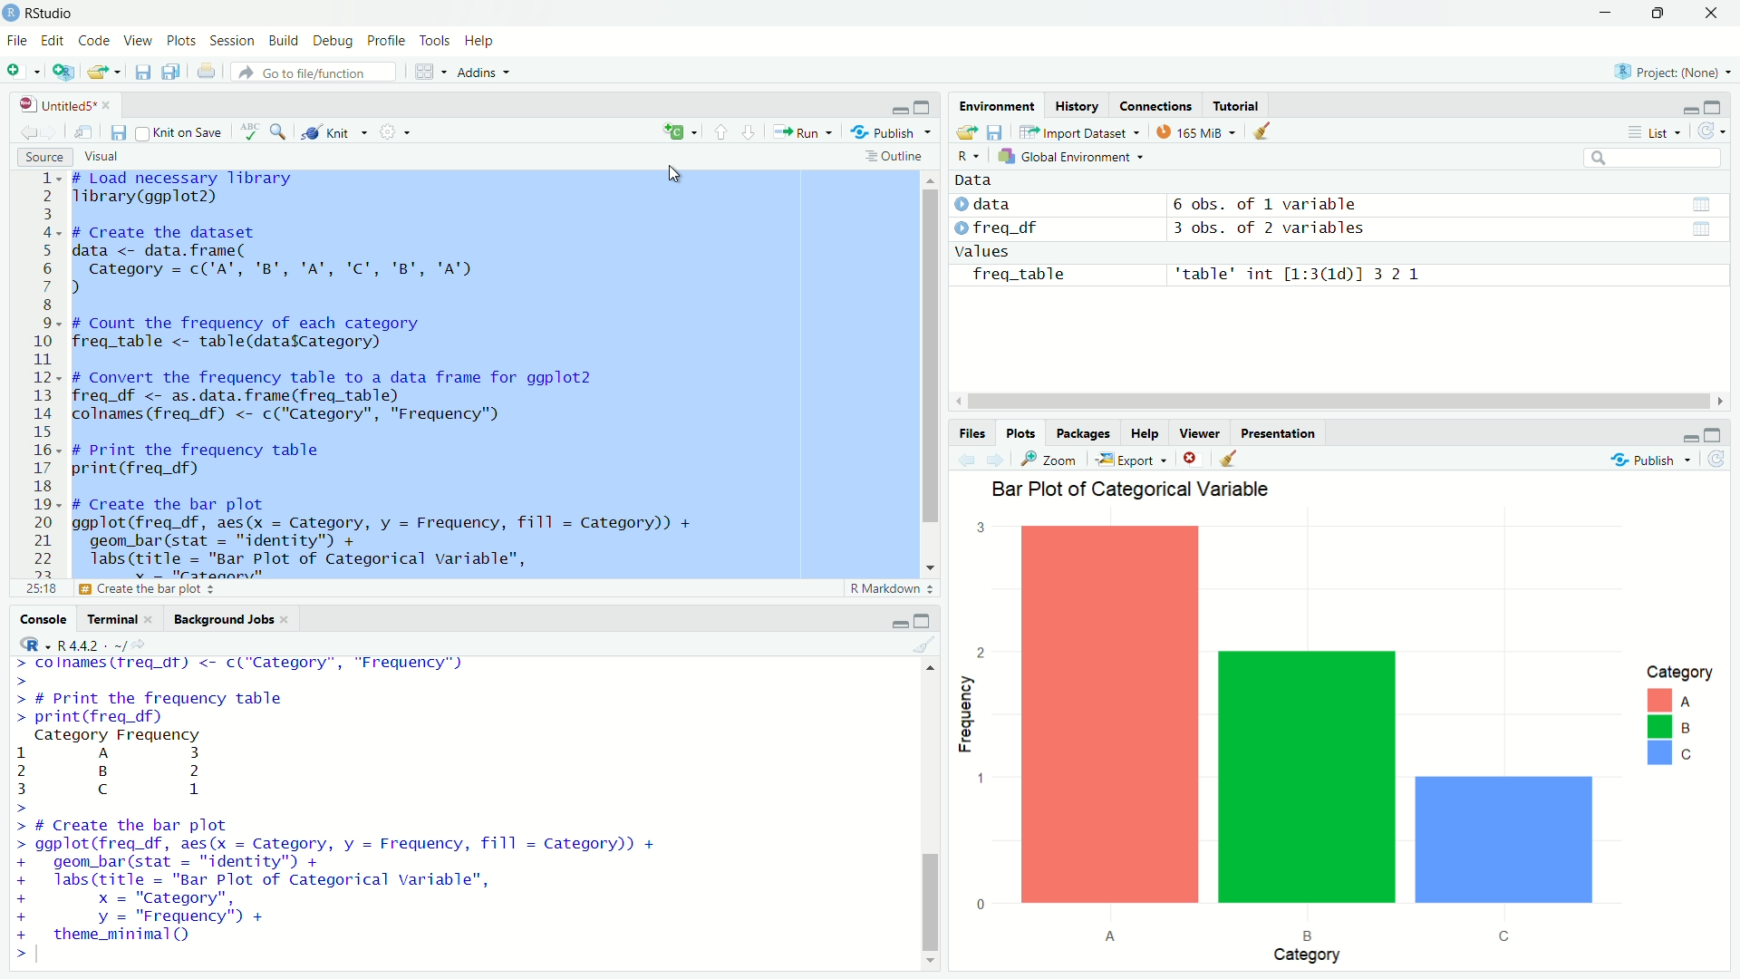 The width and height of the screenshot is (1740, 979). Describe the element at coordinates (318, 72) in the screenshot. I see `Go to file/function` at that location.